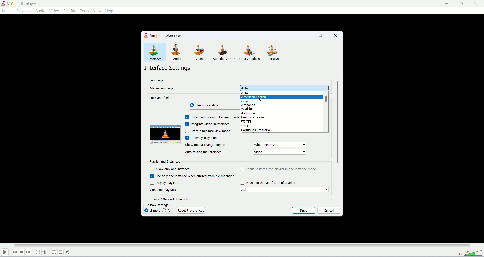 This screenshot has width=484, height=257. I want to click on audio, so click(179, 53).